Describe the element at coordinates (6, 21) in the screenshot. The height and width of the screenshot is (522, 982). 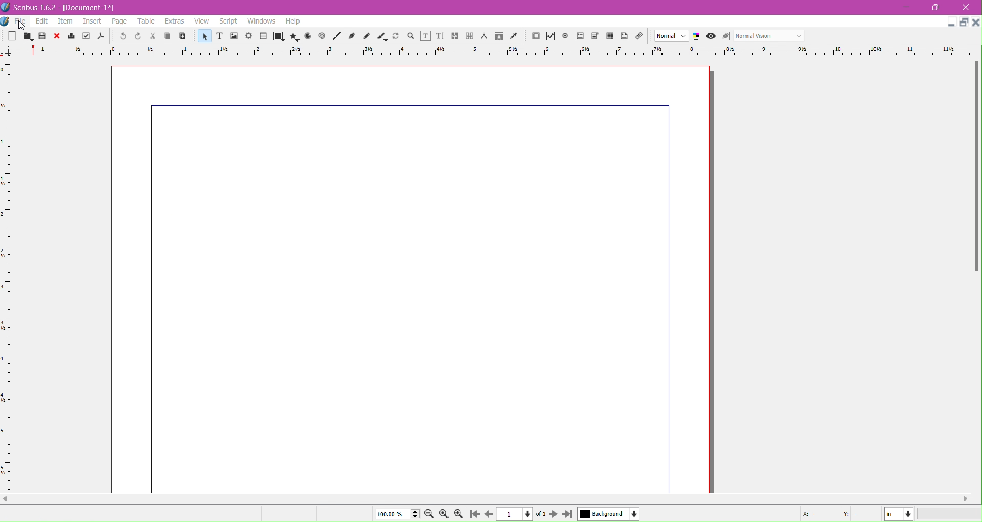
I see `app icon` at that location.